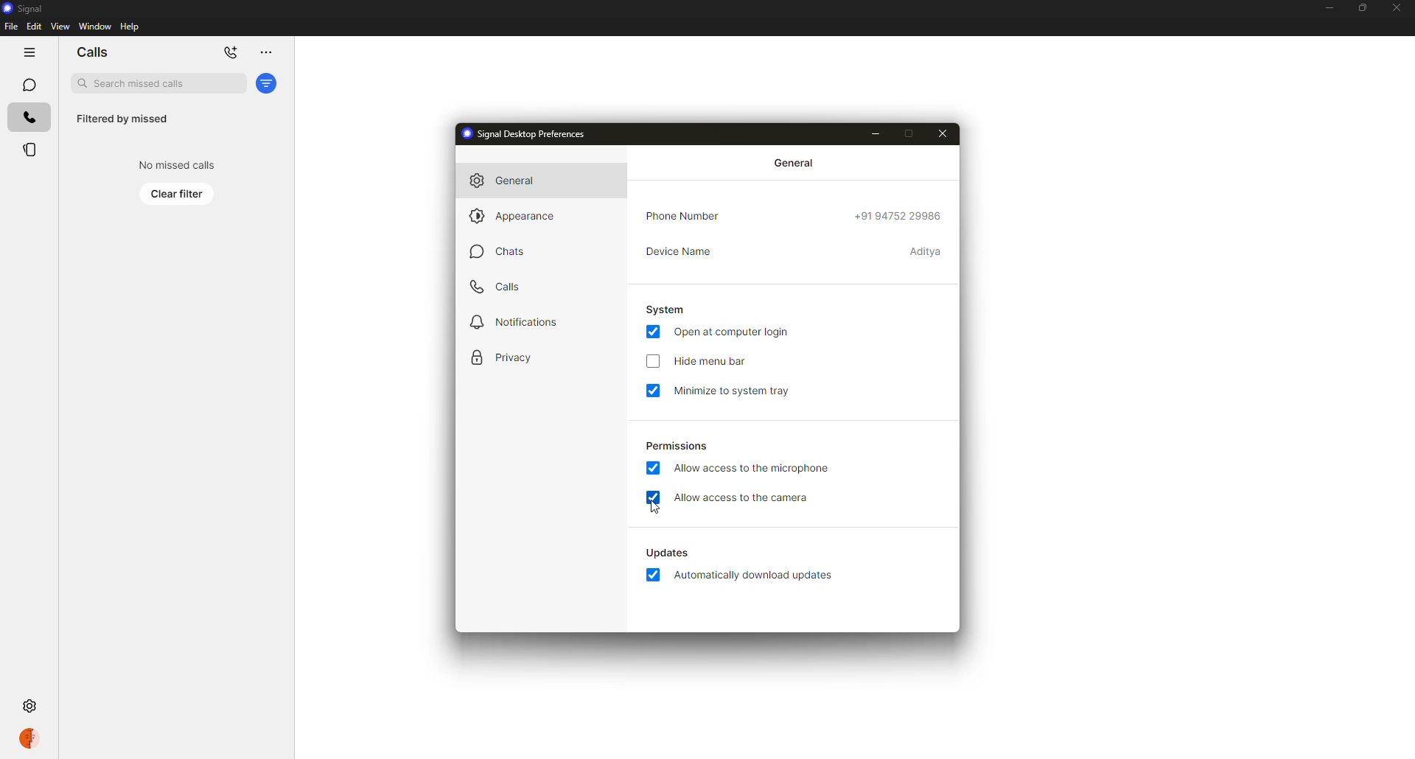  Describe the element at coordinates (95, 27) in the screenshot. I see `window` at that location.